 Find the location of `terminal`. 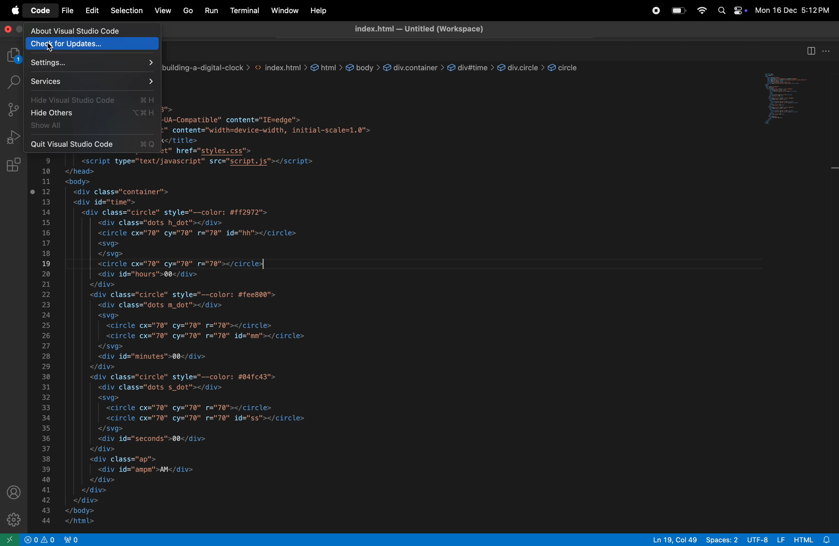

terminal is located at coordinates (245, 11).